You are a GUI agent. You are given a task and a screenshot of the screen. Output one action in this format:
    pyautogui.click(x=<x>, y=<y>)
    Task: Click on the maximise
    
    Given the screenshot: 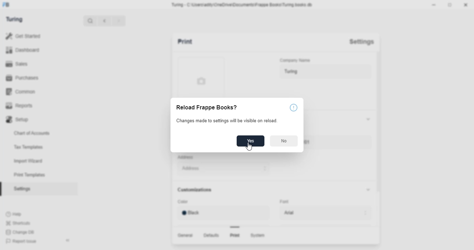 What is the action you would take?
    pyautogui.click(x=451, y=5)
    